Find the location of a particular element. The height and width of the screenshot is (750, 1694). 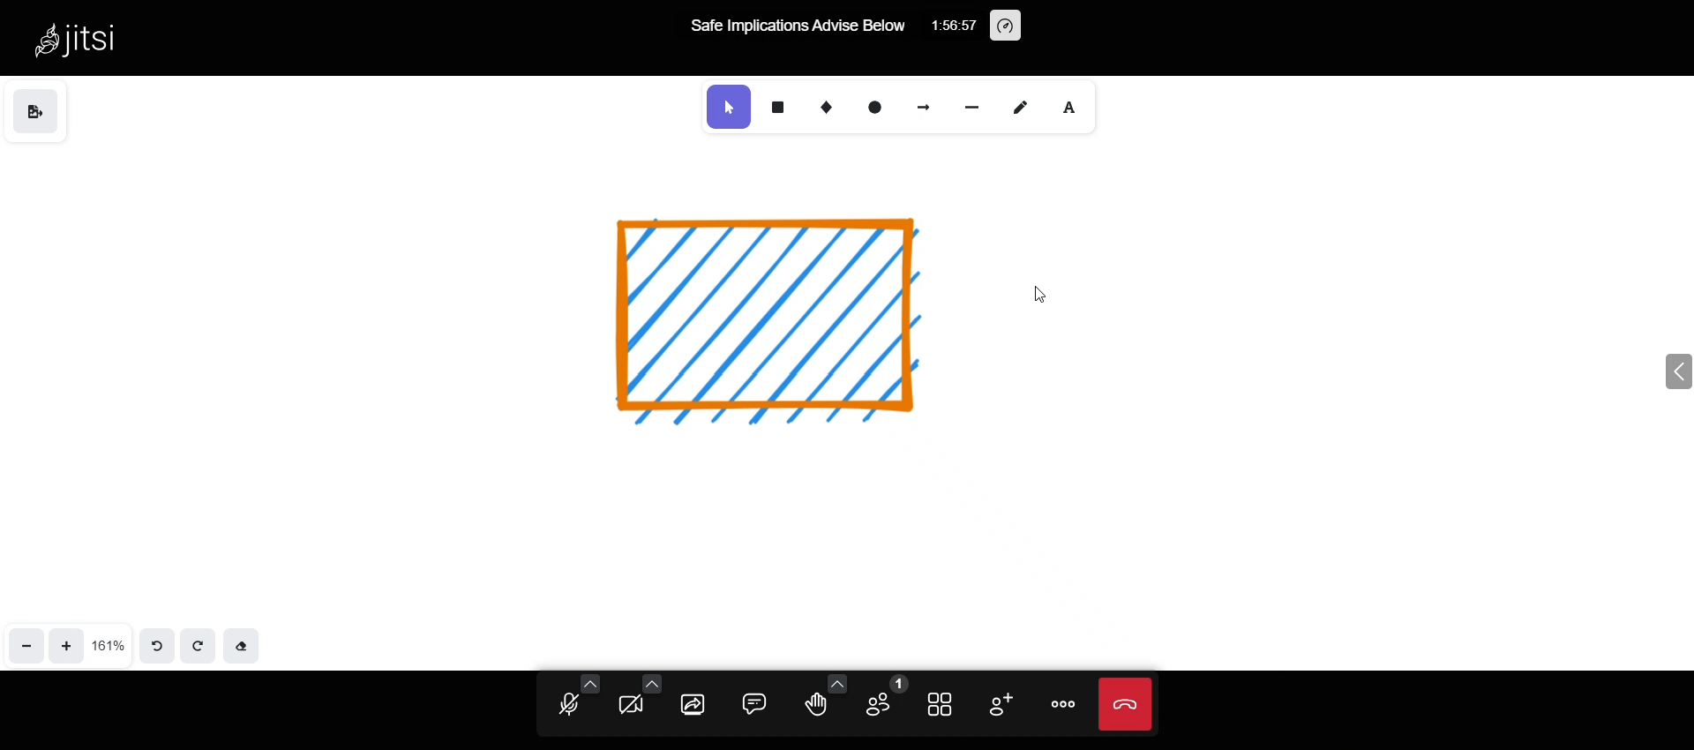

save as image is located at coordinates (41, 116).